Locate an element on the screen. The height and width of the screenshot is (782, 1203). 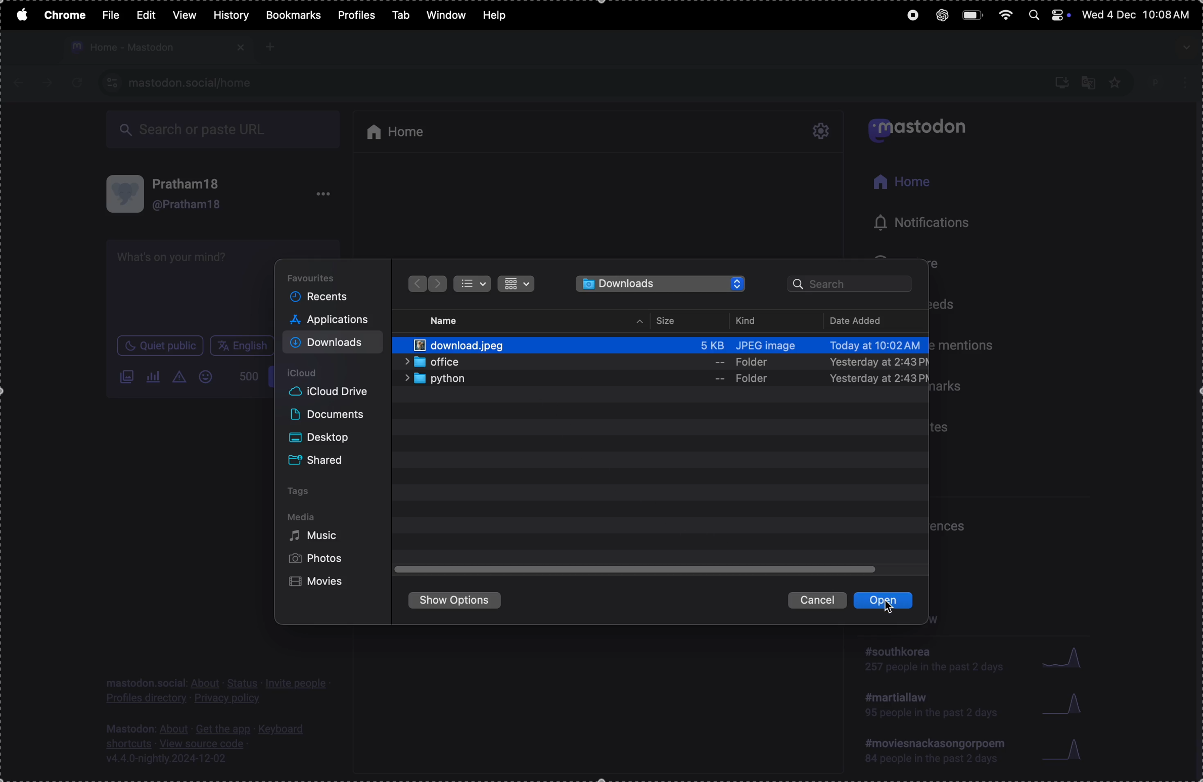
tags is located at coordinates (304, 491).